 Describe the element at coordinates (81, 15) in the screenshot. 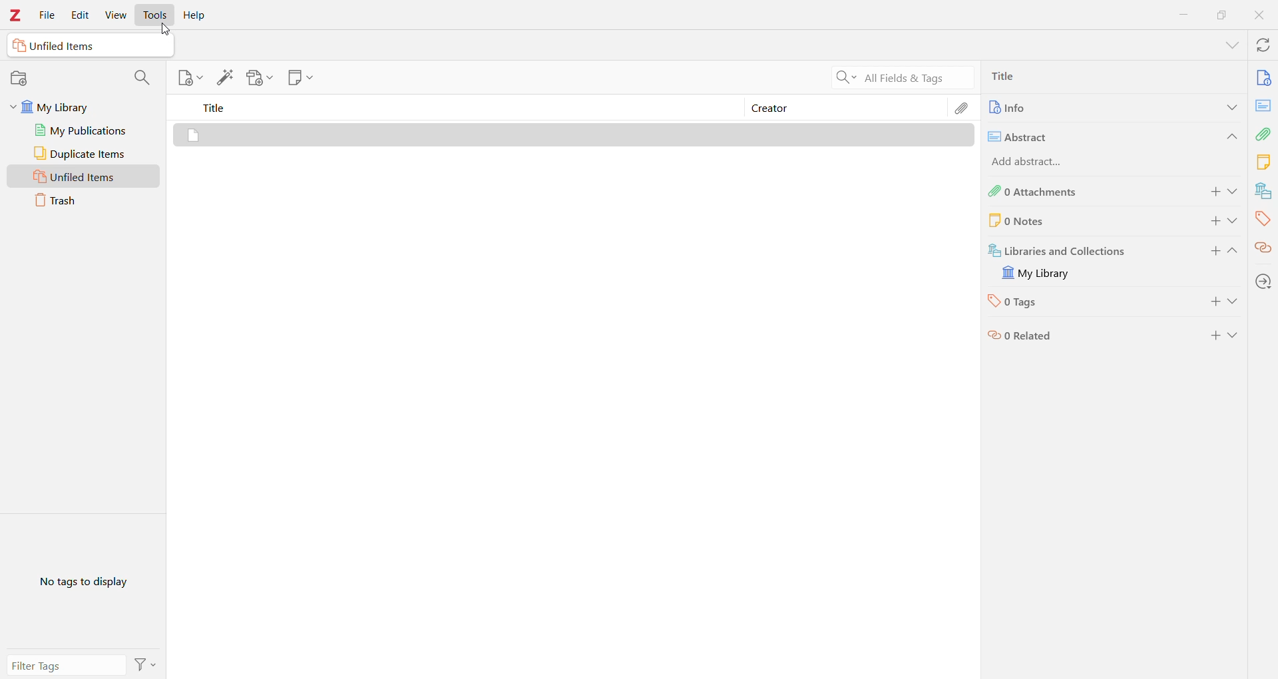

I see `Edit` at that location.